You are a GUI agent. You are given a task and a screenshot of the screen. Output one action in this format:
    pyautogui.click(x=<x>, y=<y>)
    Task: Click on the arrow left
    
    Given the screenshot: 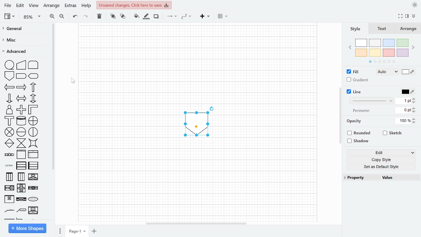 What is the action you would take?
    pyautogui.click(x=9, y=87)
    